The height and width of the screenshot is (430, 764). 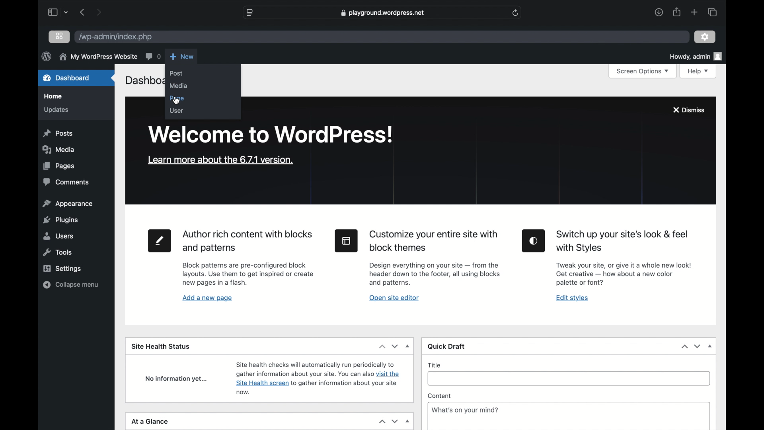 I want to click on dismiss, so click(x=688, y=111).